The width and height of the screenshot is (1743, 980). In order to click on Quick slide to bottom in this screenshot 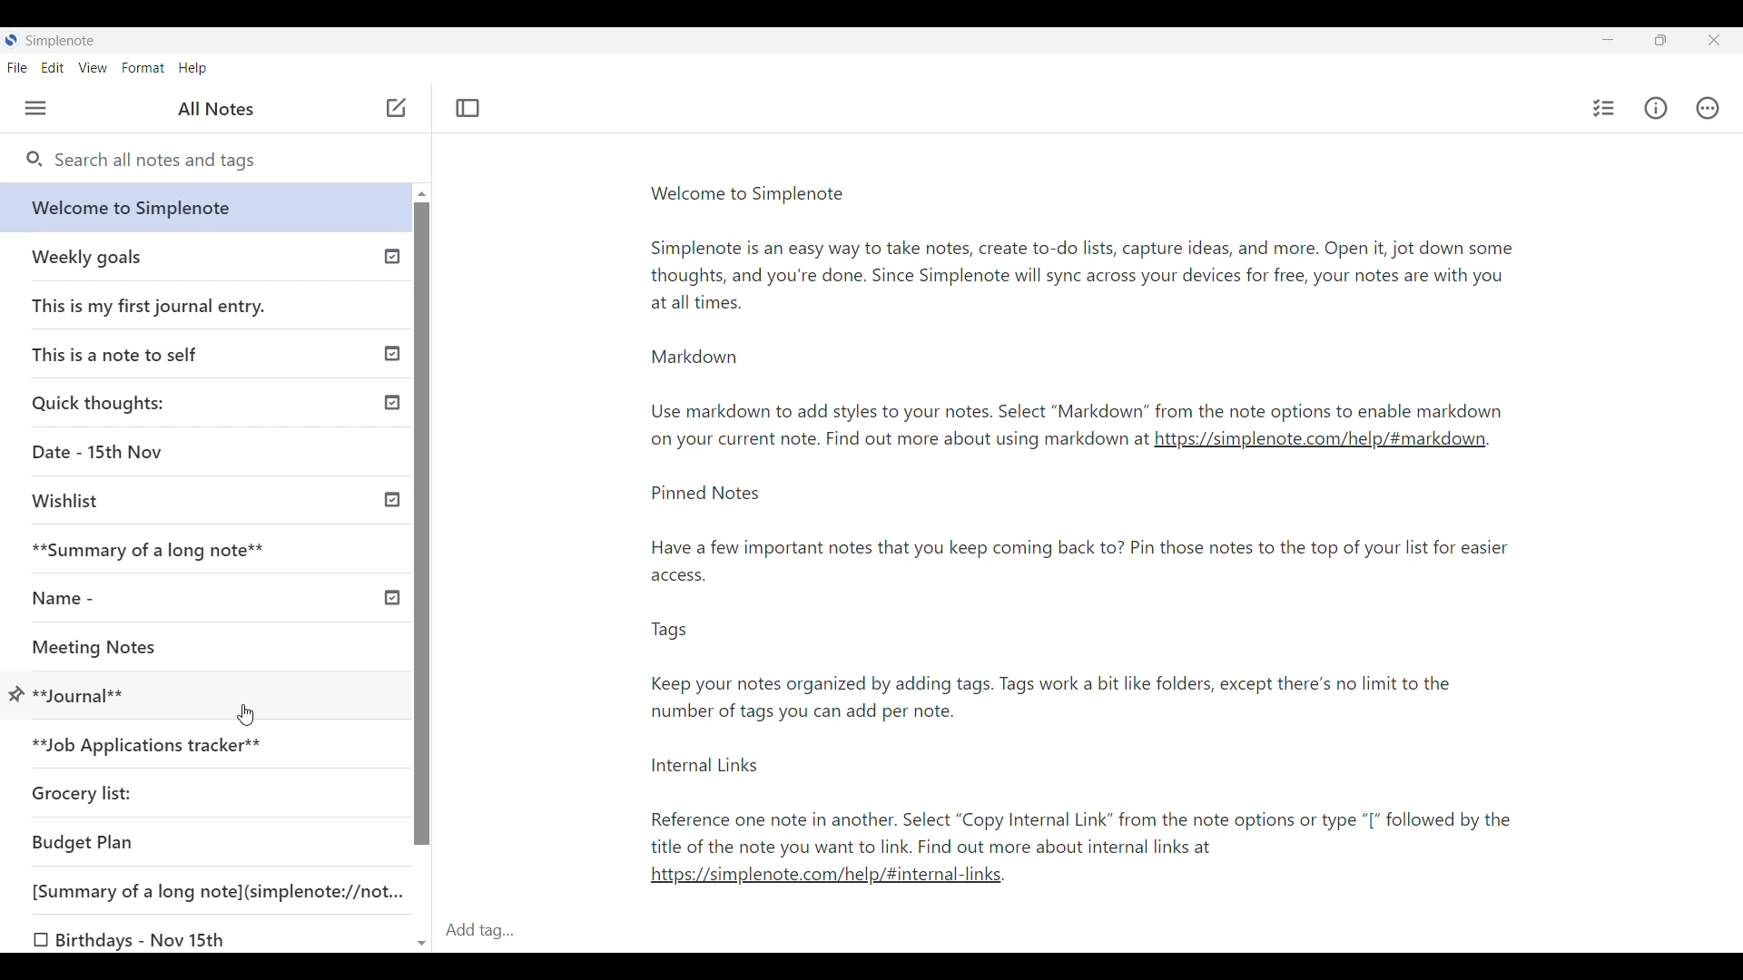, I will do `click(422, 945)`.